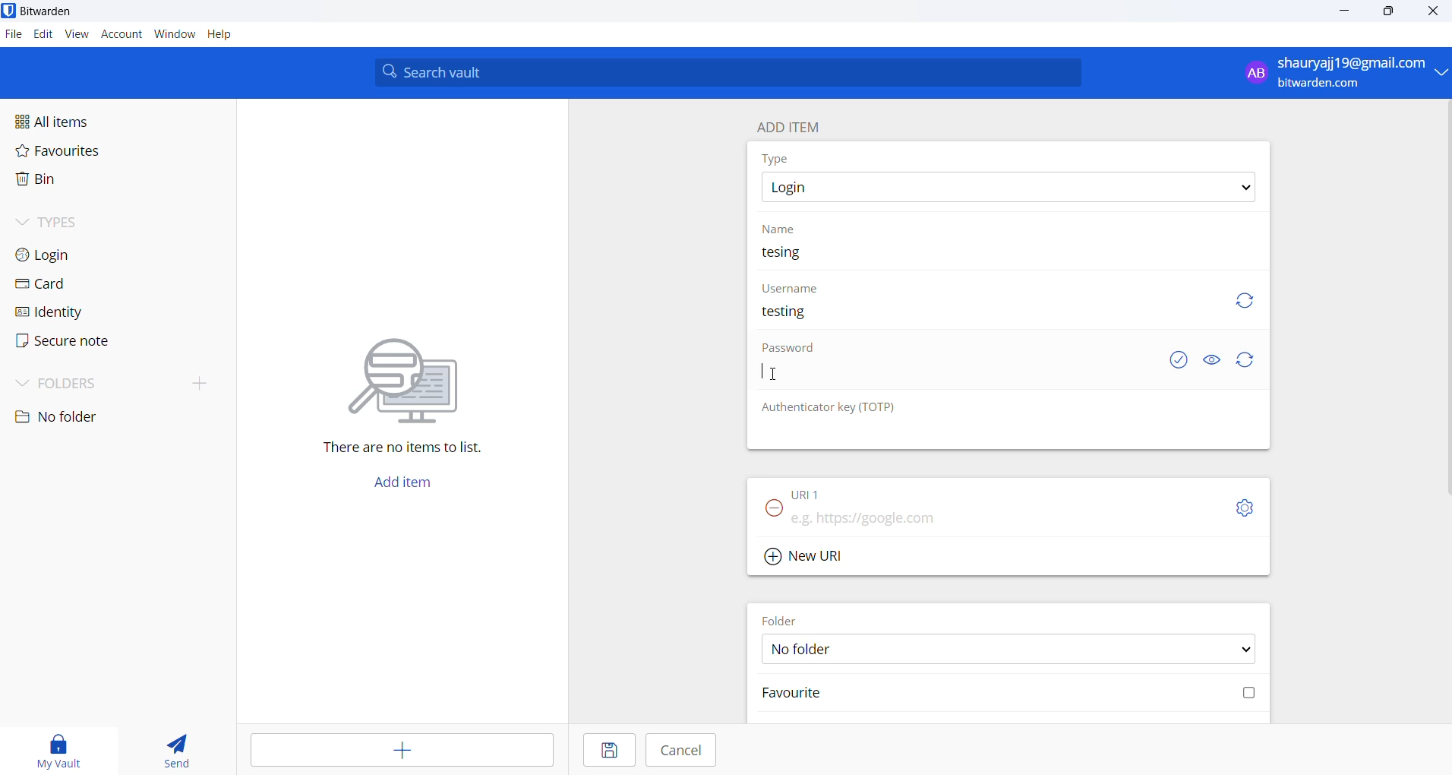 The height and width of the screenshot is (775, 1452). What do you see at coordinates (53, 11) in the screenshot?
I see `application name` at bounding box center [53, 11].